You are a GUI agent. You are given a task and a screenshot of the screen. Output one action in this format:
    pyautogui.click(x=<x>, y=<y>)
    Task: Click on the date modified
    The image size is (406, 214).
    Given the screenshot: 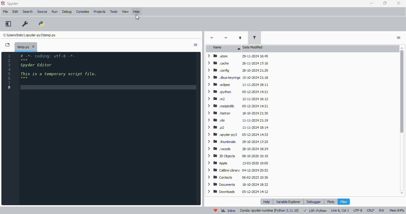 What is the action you would take?
    pyautogui.click(x=253, y=47)
    